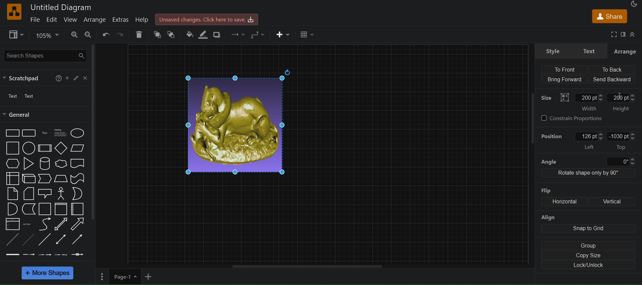 This screenshot has width=642, height=285. What do you see at coordinates (32, 20) in the screenshot?
I see `file` at bounding box center [32, 20].